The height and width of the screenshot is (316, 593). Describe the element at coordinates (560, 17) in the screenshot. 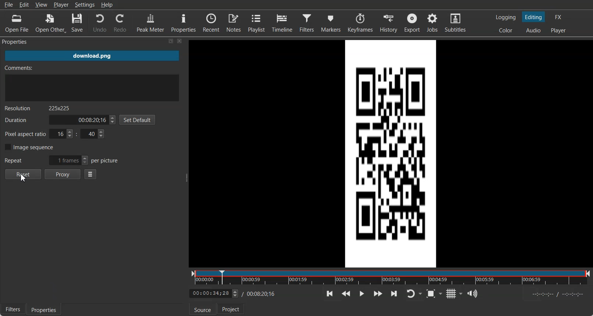

I see `Switch to effects layout` at that location.